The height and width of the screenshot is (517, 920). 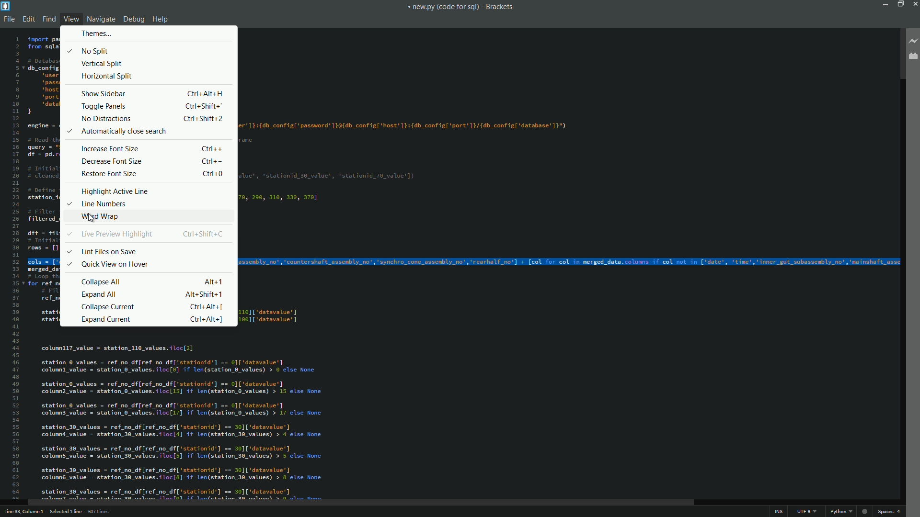 I want to click on spaces, so click(x=889, y=511).